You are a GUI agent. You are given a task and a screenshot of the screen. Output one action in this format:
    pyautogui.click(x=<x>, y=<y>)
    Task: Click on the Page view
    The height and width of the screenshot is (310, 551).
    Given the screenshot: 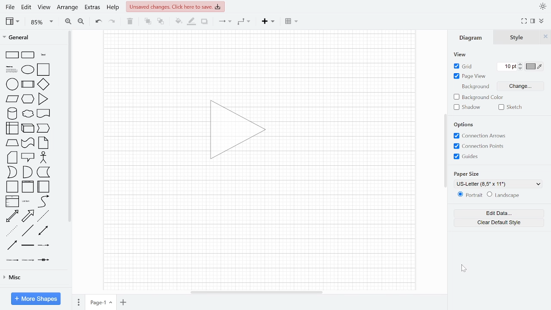 What is the action you would take?
    pyautogui.click(x=470, y=76)
    